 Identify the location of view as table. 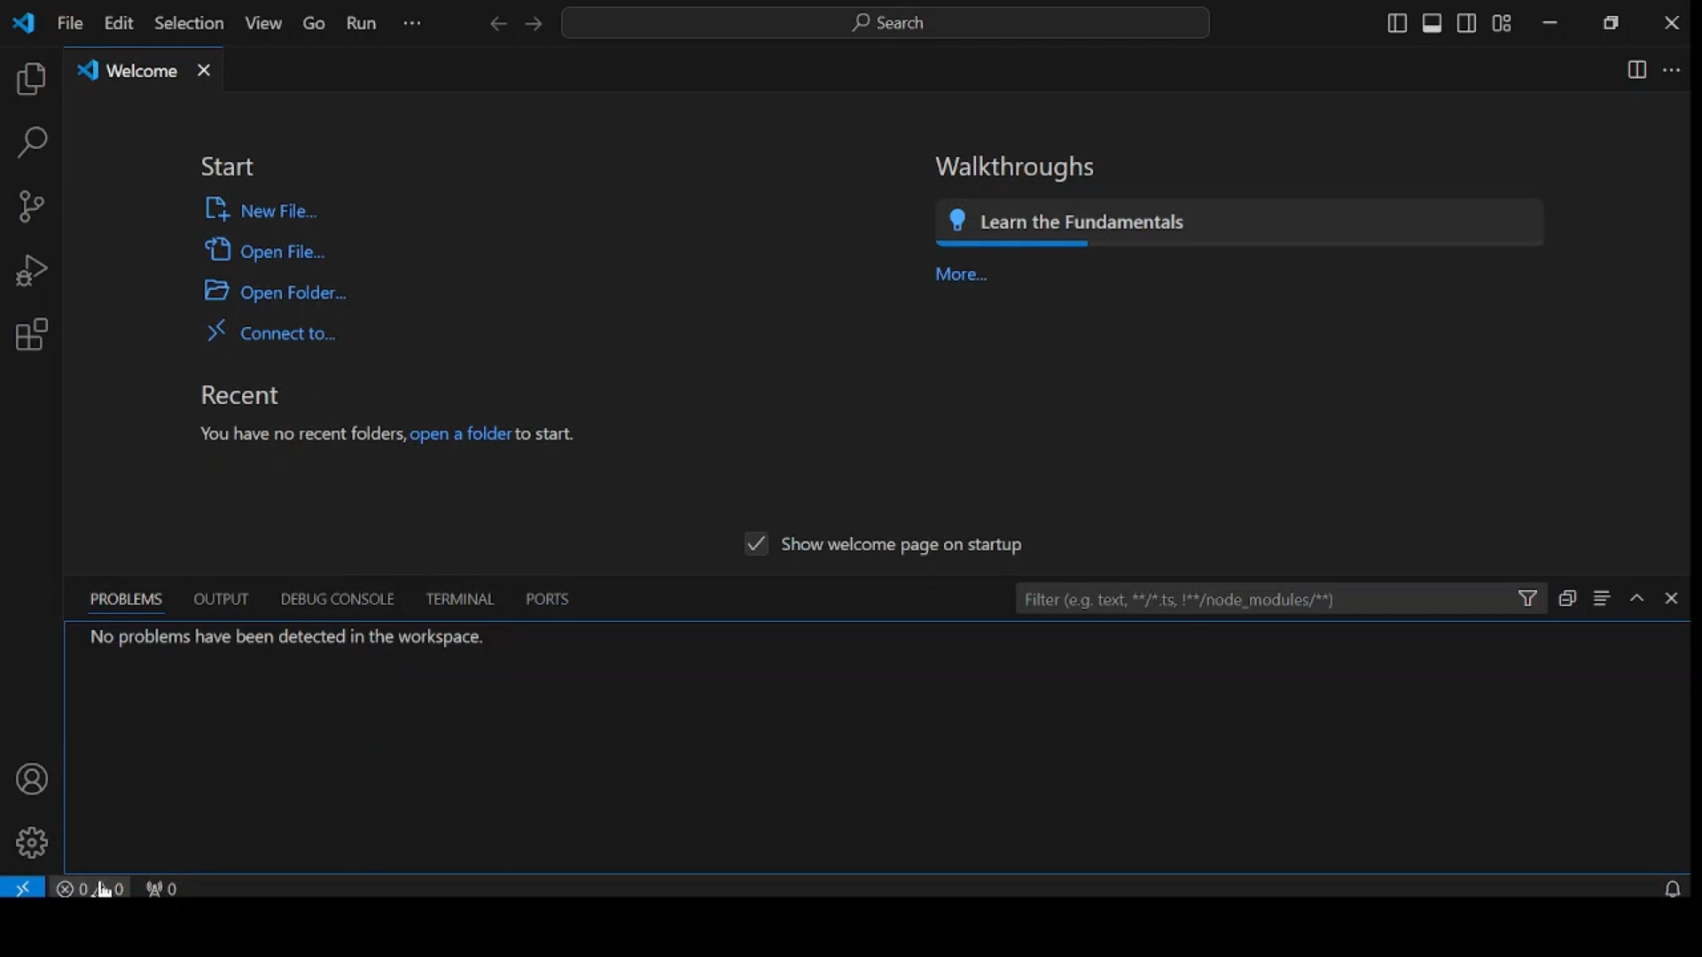
(1602, 598).